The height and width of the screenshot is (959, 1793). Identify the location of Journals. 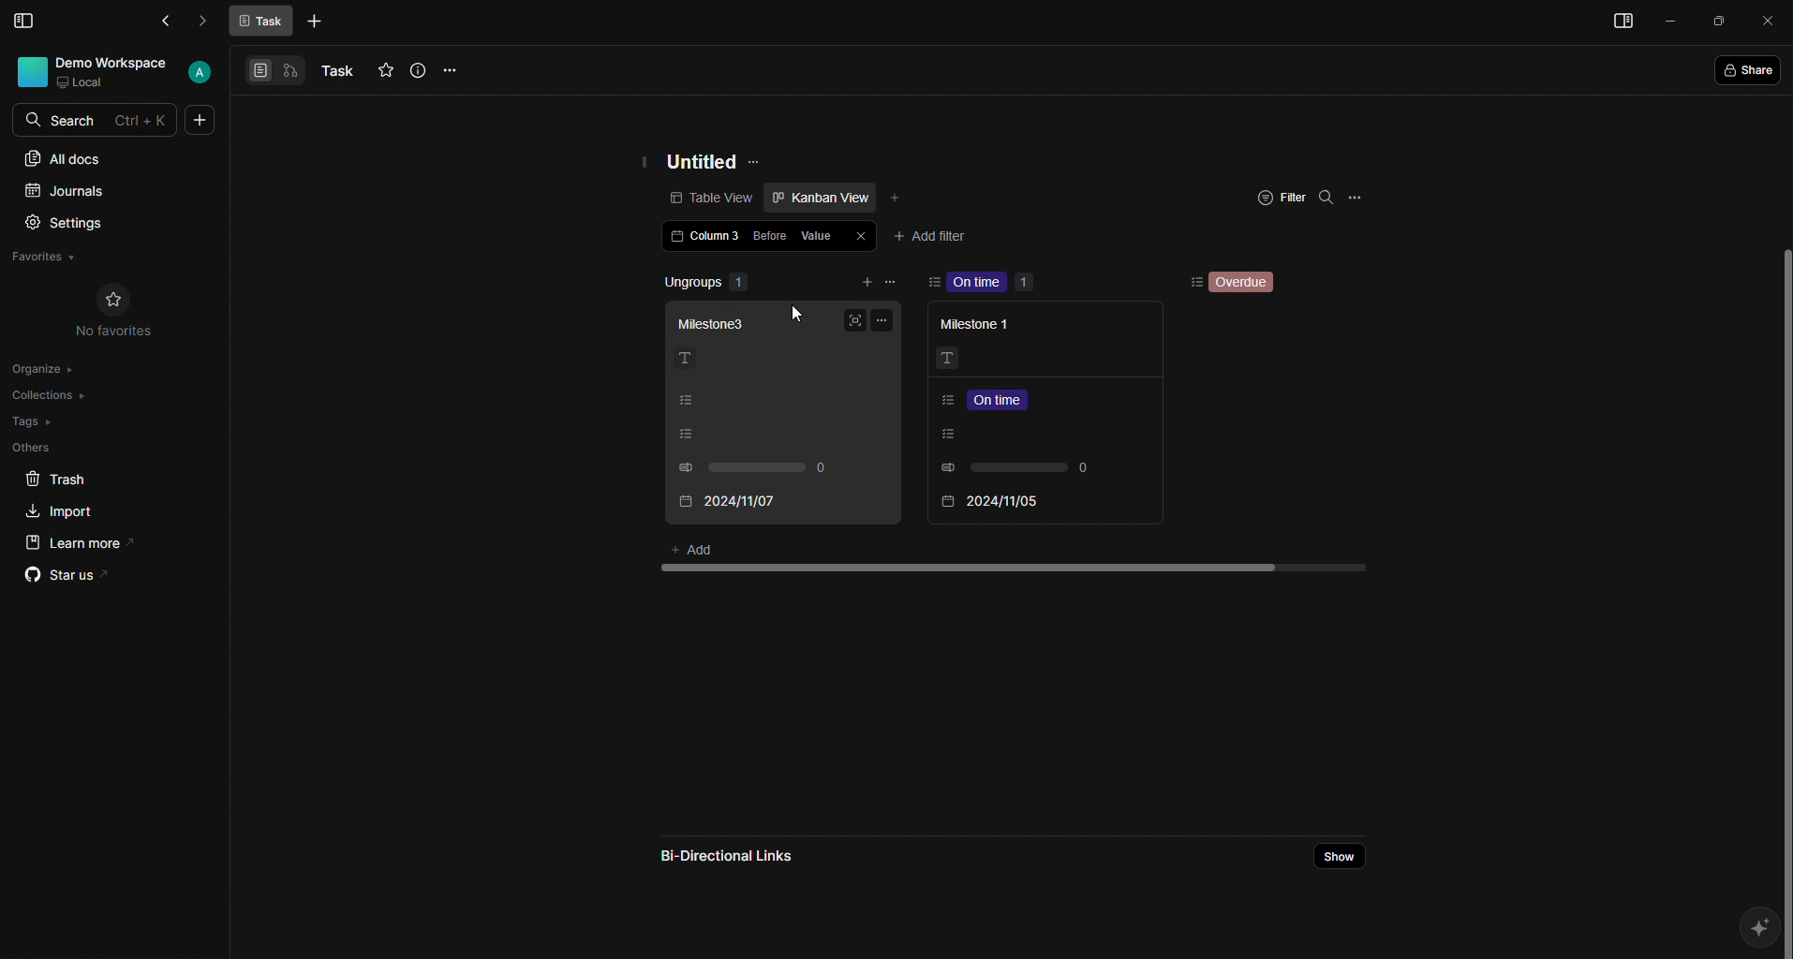
(66, 189).